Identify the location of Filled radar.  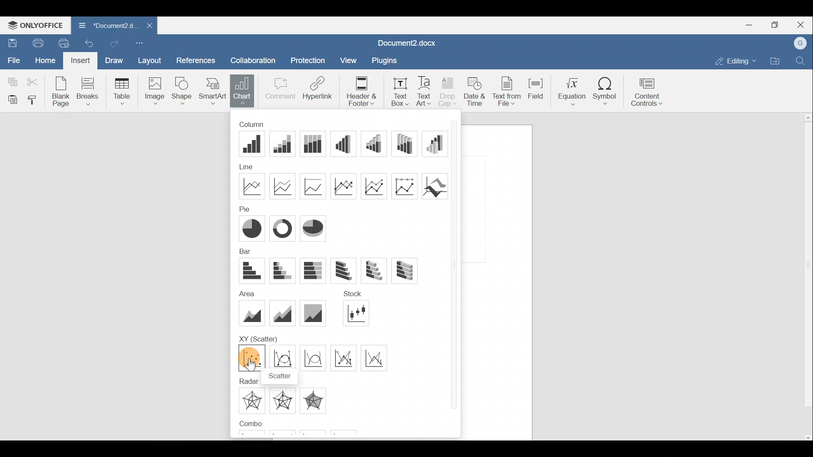
(316, 399).